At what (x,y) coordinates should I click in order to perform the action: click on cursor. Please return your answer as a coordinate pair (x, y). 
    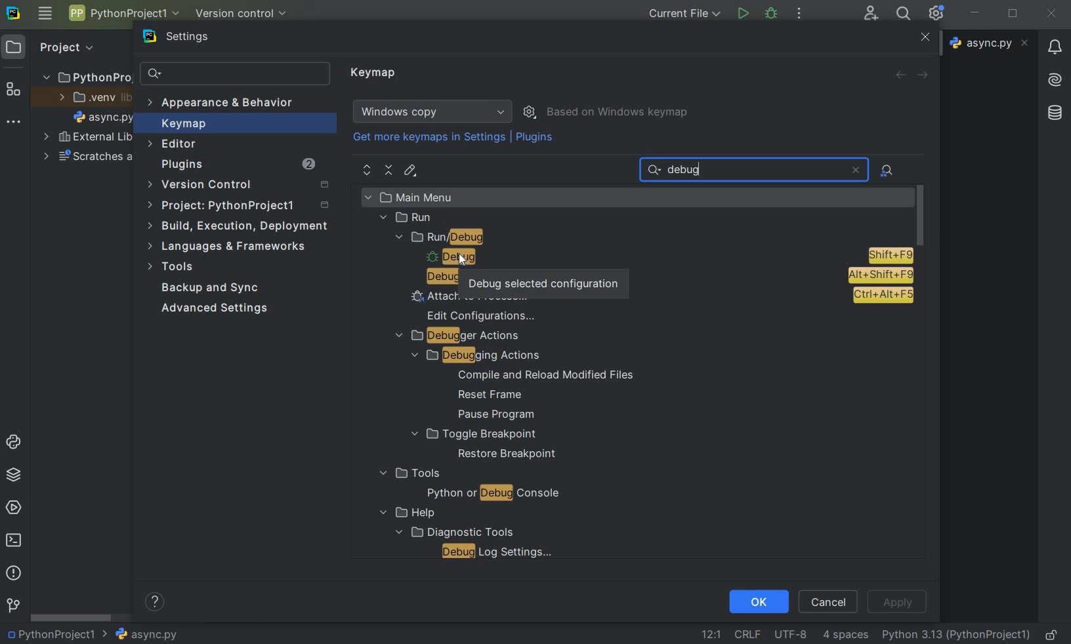
    Looking at the image, I should click on (463, 260).